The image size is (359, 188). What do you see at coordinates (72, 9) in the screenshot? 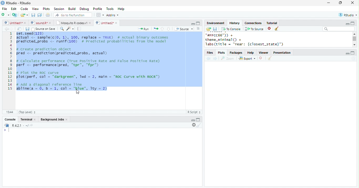
I see `Build` at bounding box center [72, 9].